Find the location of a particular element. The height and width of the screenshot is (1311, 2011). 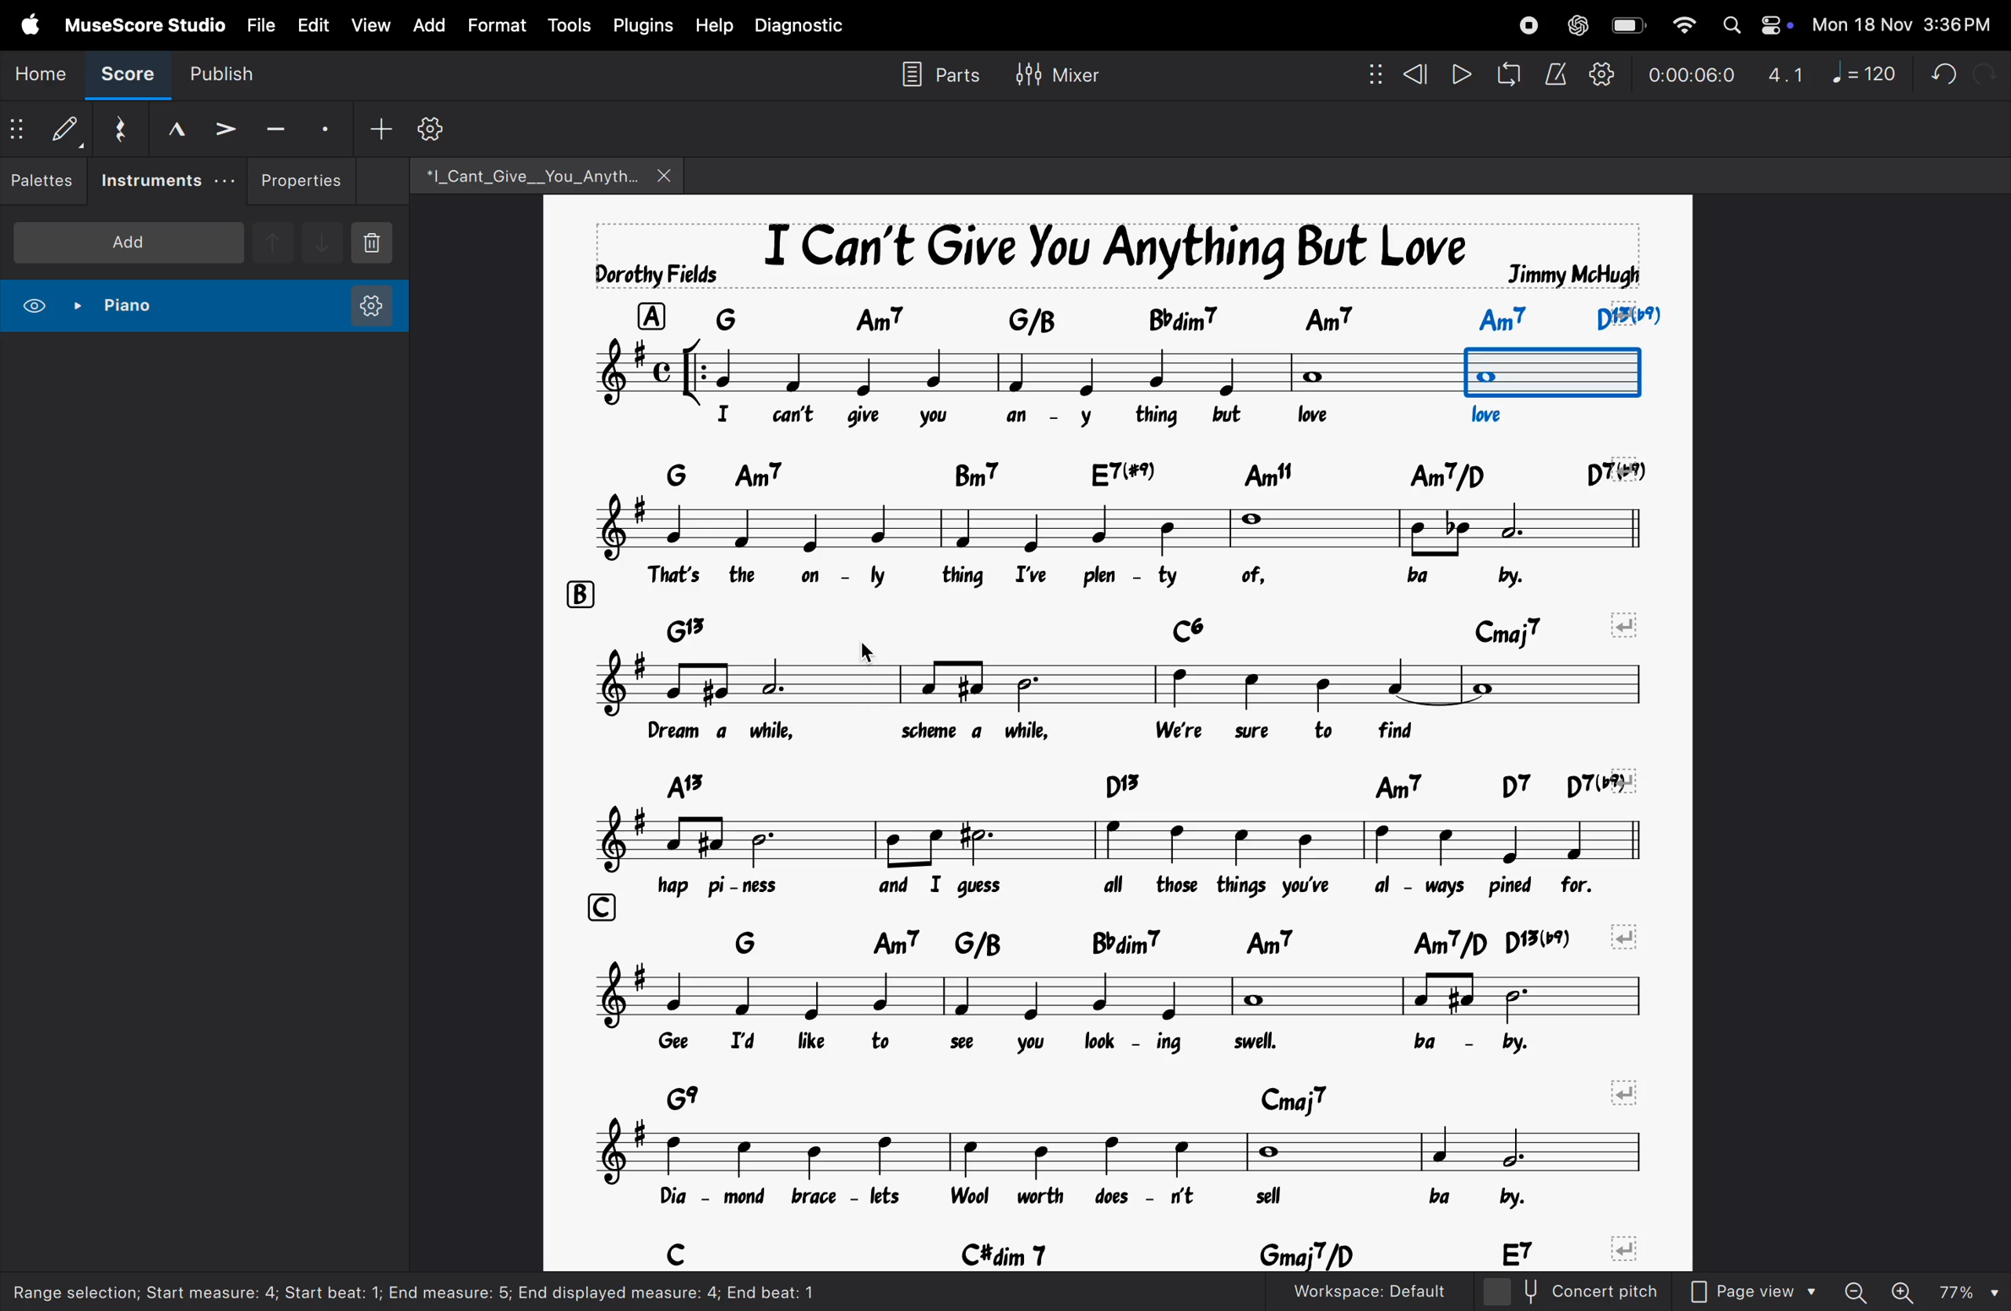

apple widgets is located at coordinates (1752, 24).